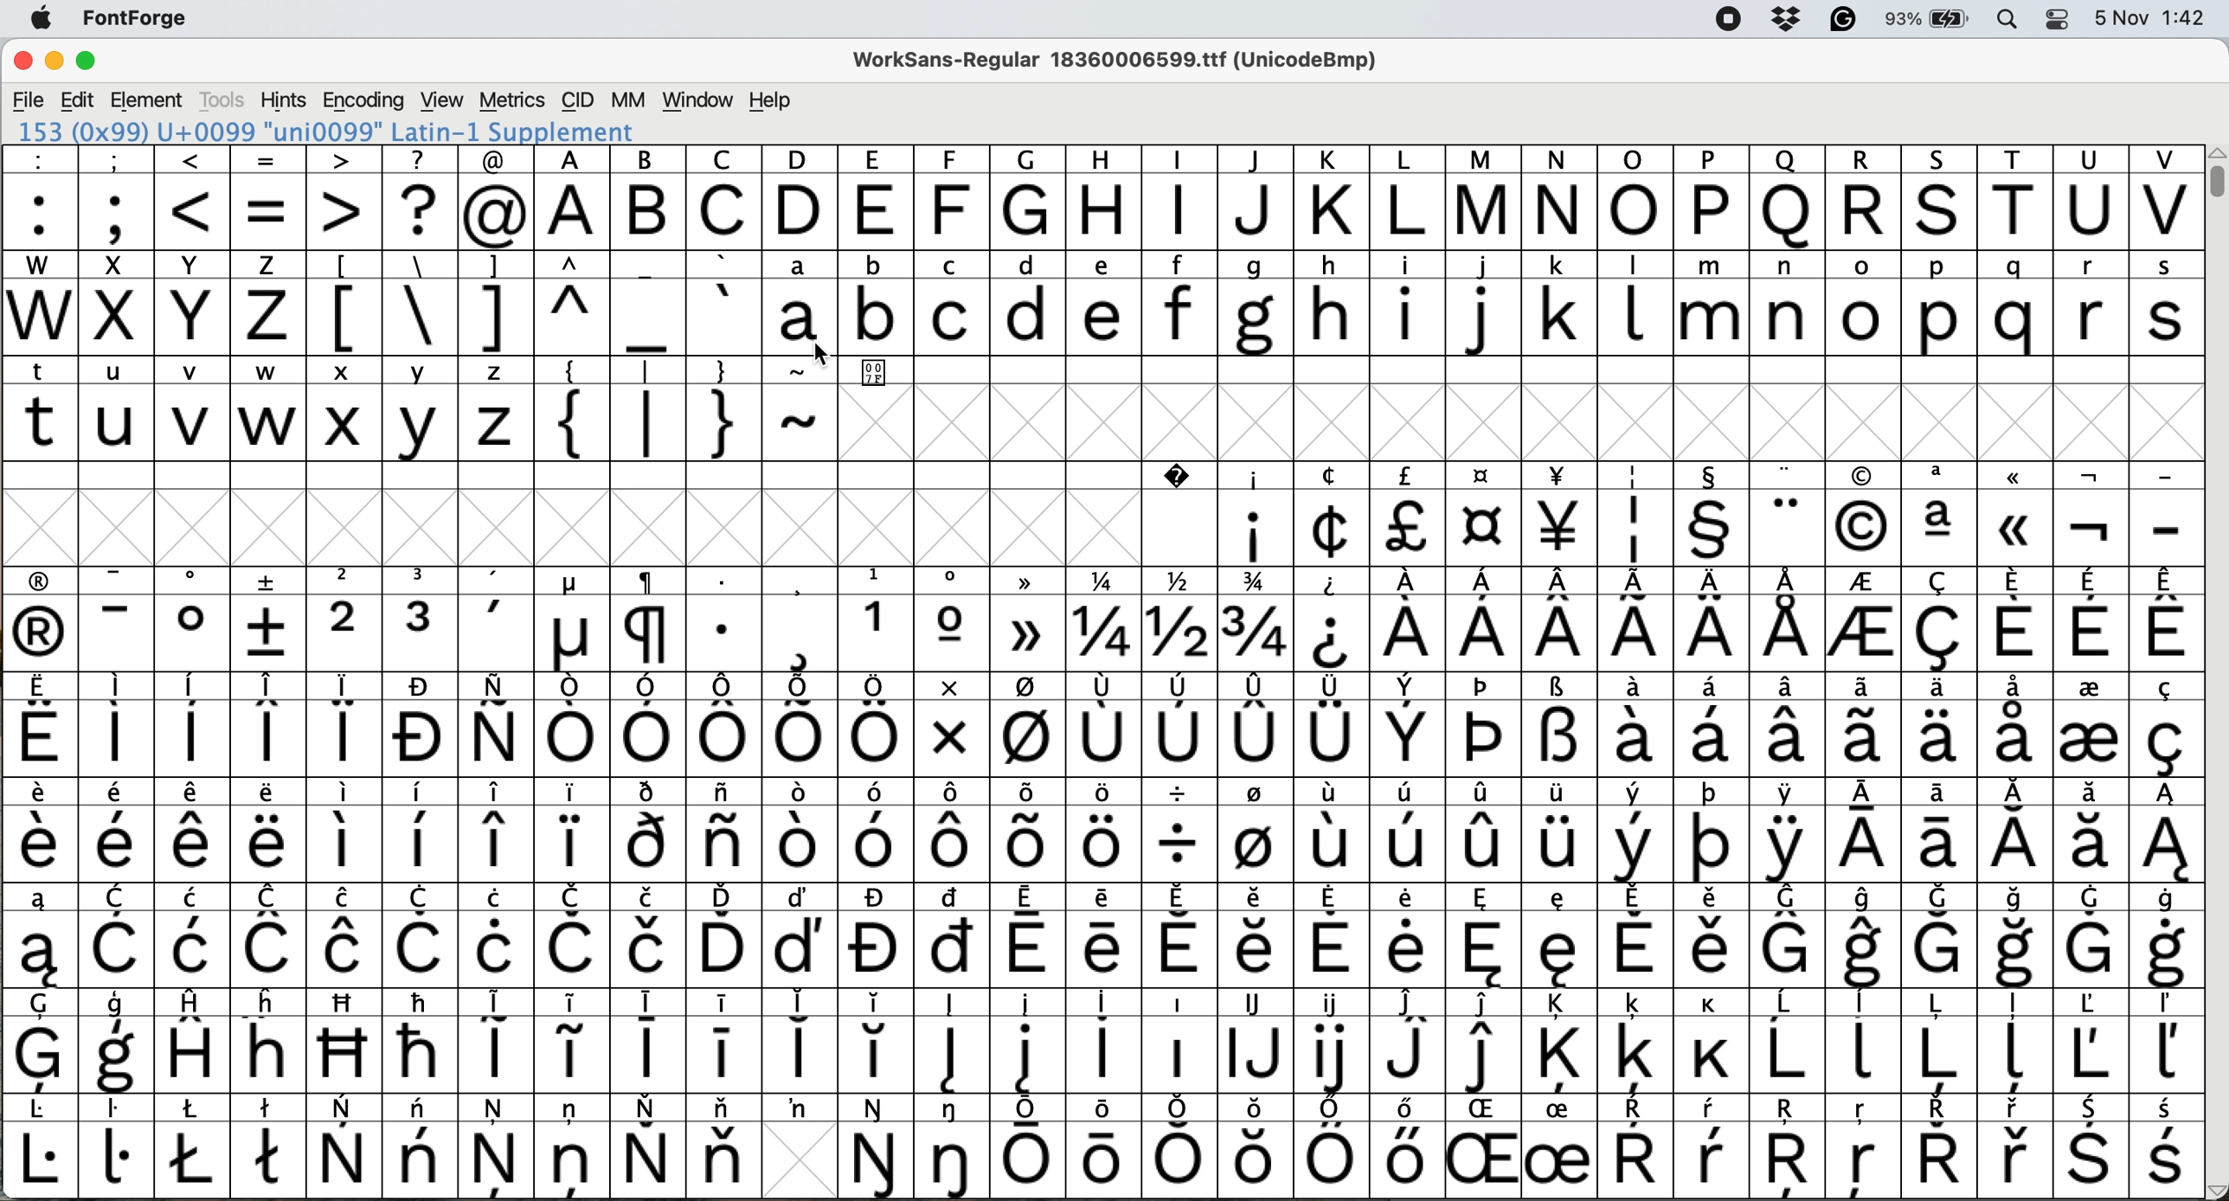 The width and height of the screenshot is (2229, 1201). I want to click on symbol, so click(1866, 725).